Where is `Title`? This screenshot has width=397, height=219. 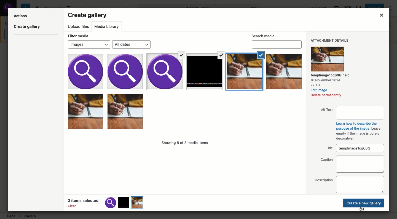
Title is located at coordinates (326, 149).